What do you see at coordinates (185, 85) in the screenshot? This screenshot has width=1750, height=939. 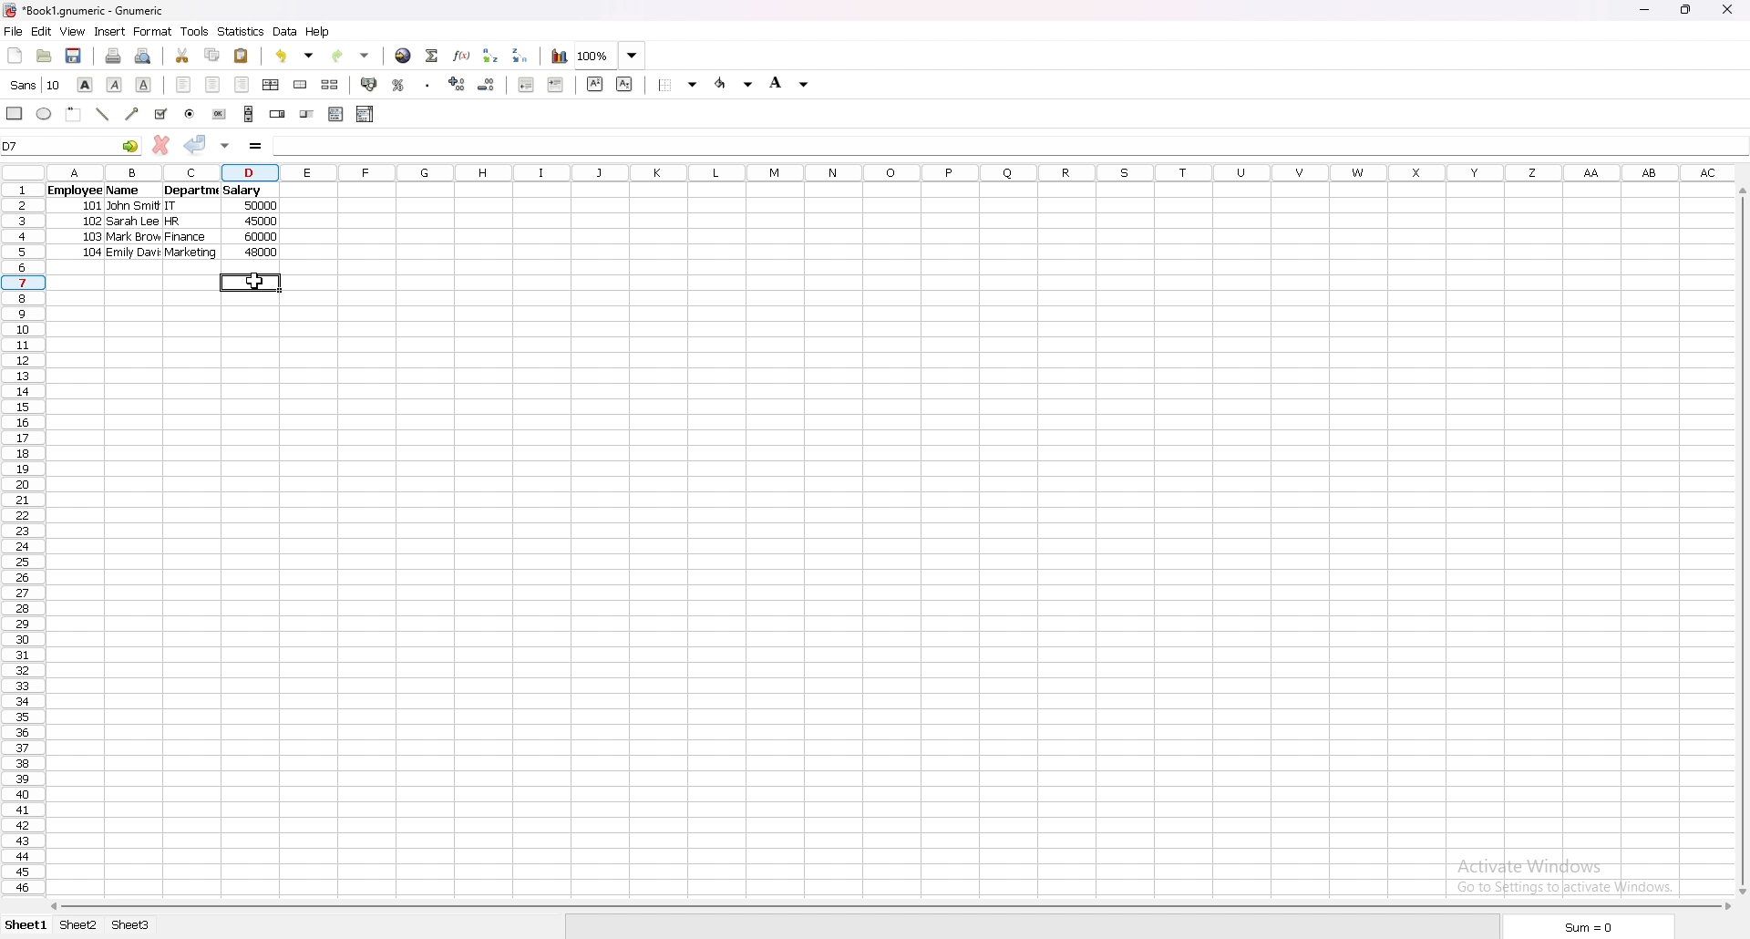 I see `left indent` at bounding box center [185, 85].